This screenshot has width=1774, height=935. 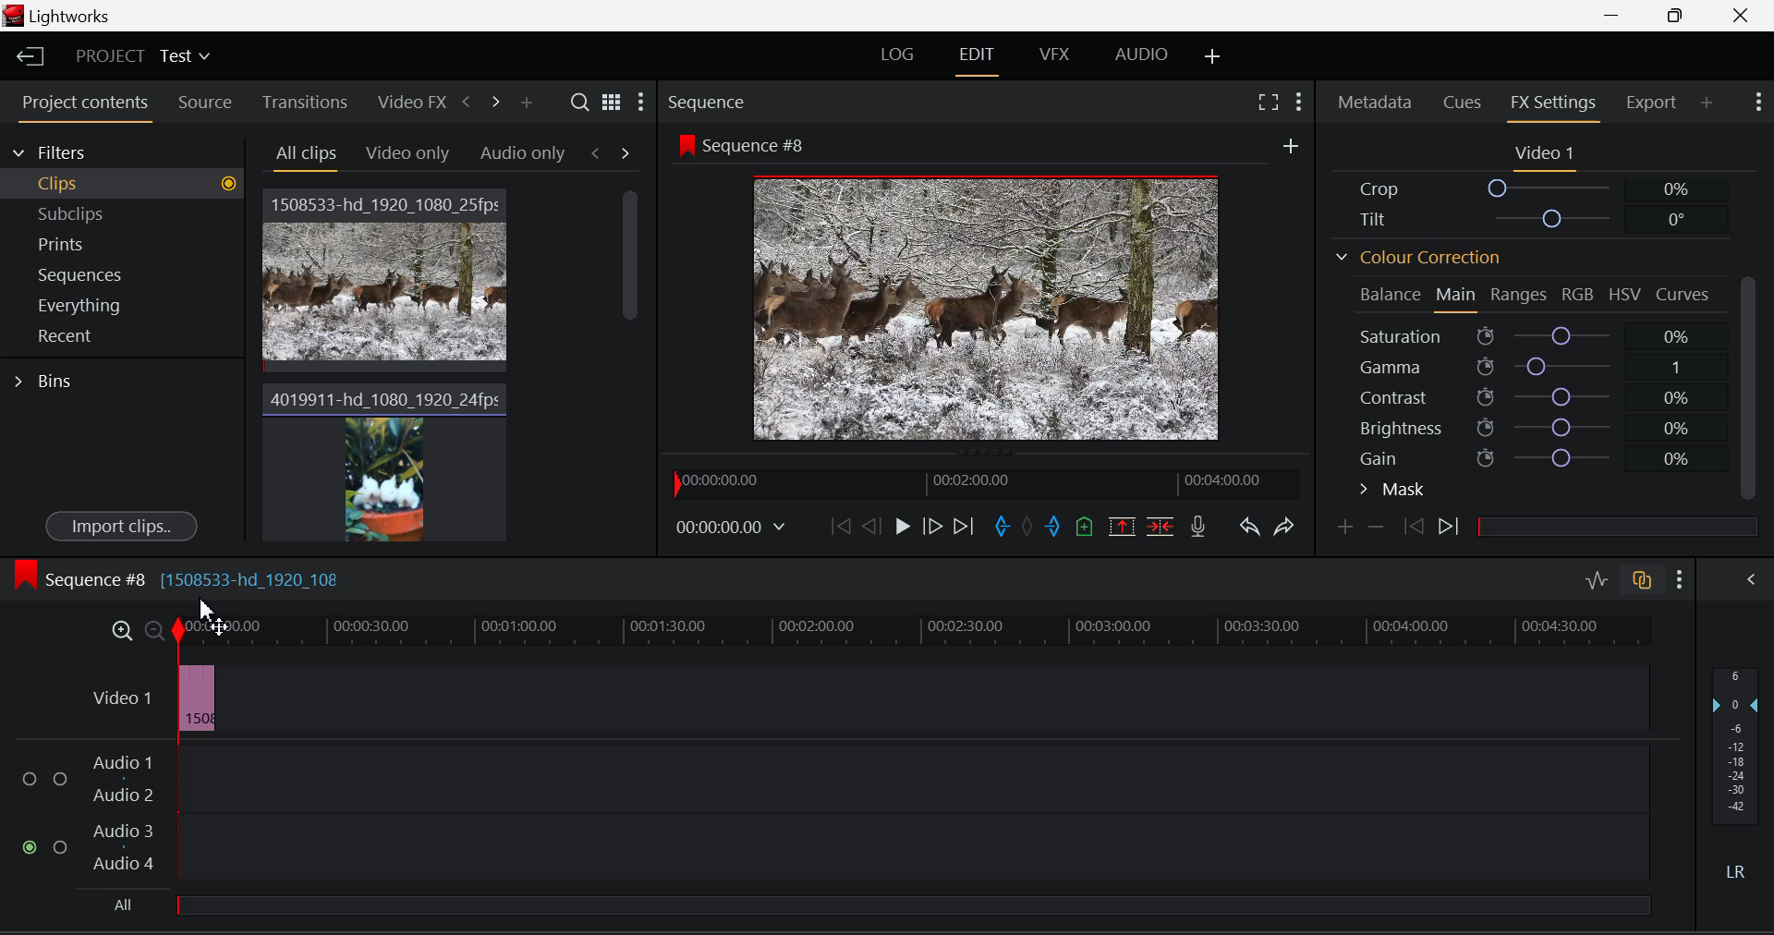 I want to click on Project Contents Tab, so click(x=87, y=104).